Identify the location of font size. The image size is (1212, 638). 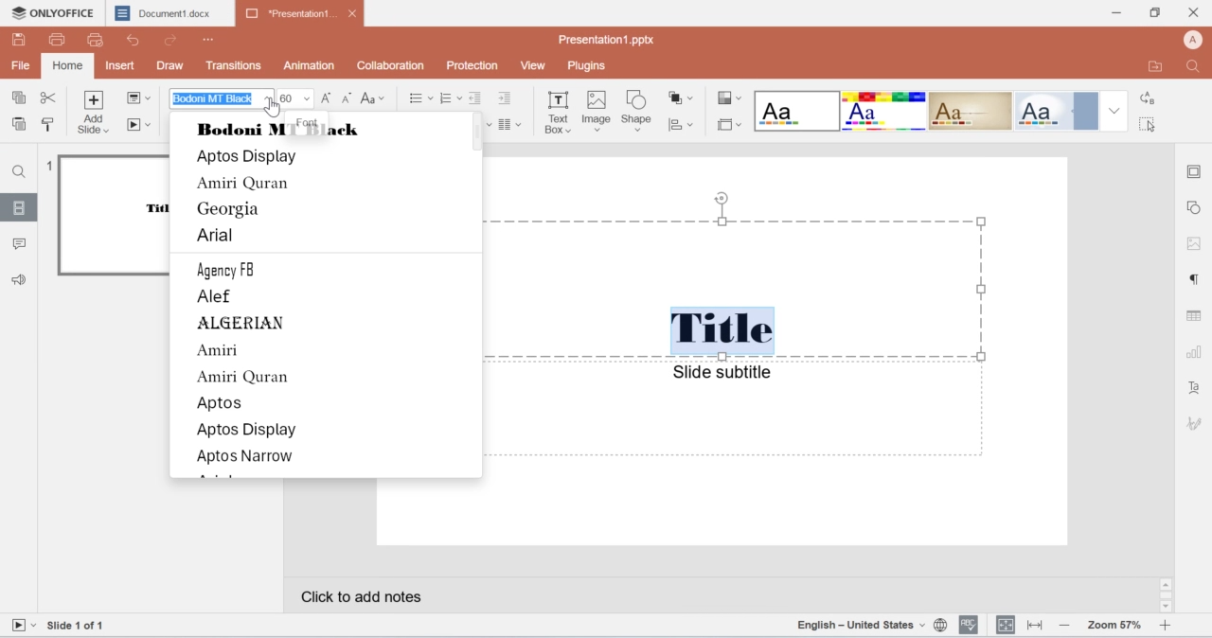
(297, 97).